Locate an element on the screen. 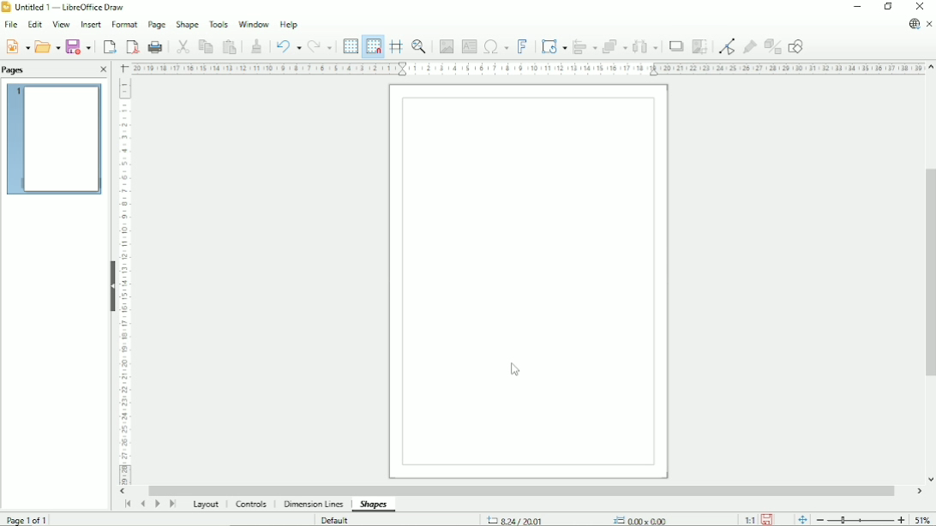 Image resolution: width=936 pixels, height=526 pixels. Restore down is located at coordinates (888, 7).